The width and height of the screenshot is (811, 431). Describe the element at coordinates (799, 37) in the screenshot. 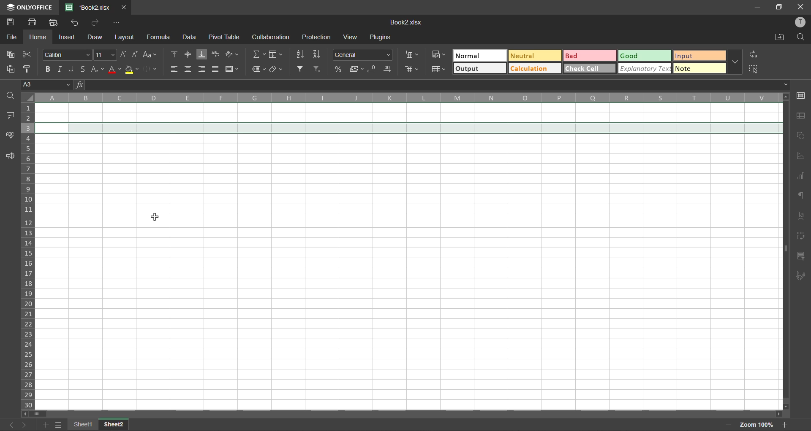

I see `find` at that location.